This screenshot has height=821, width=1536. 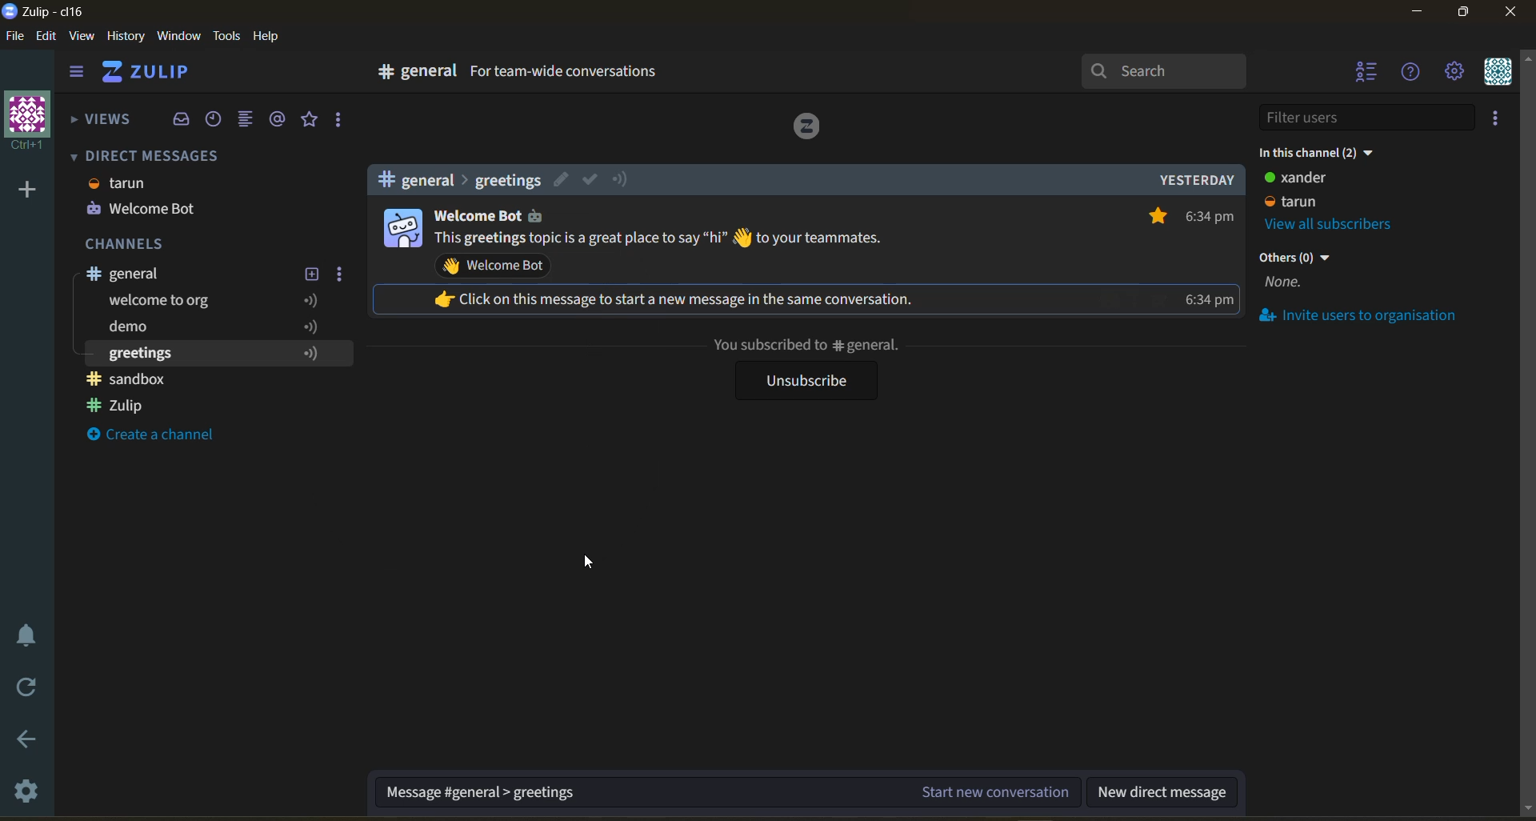 What do you see at coordinates (802, 381) in the screenshot?
I see `unsubscribe` at bounding box center [802, 381].